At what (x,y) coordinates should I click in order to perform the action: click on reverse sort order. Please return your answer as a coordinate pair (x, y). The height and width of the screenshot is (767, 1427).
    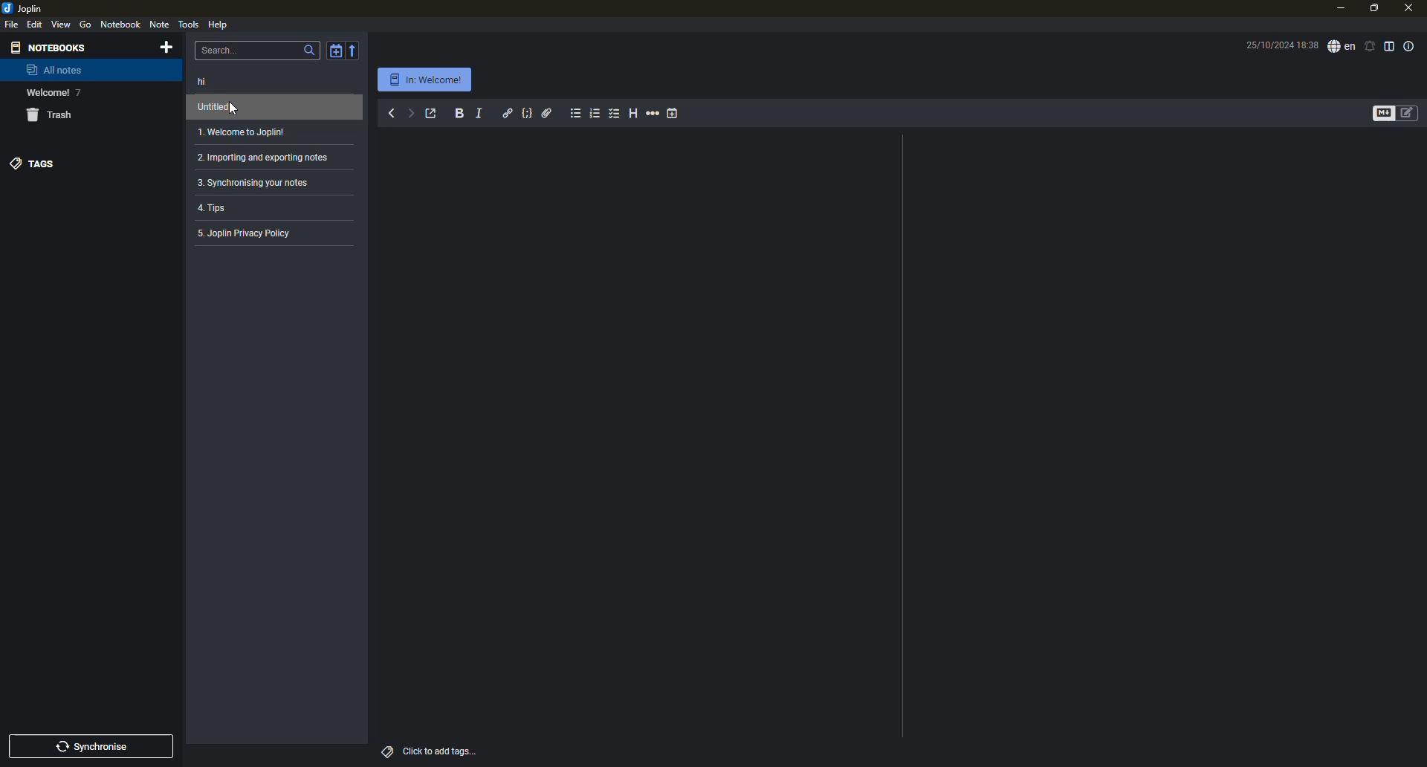
    Looking at the image, I should click on (355, 49).